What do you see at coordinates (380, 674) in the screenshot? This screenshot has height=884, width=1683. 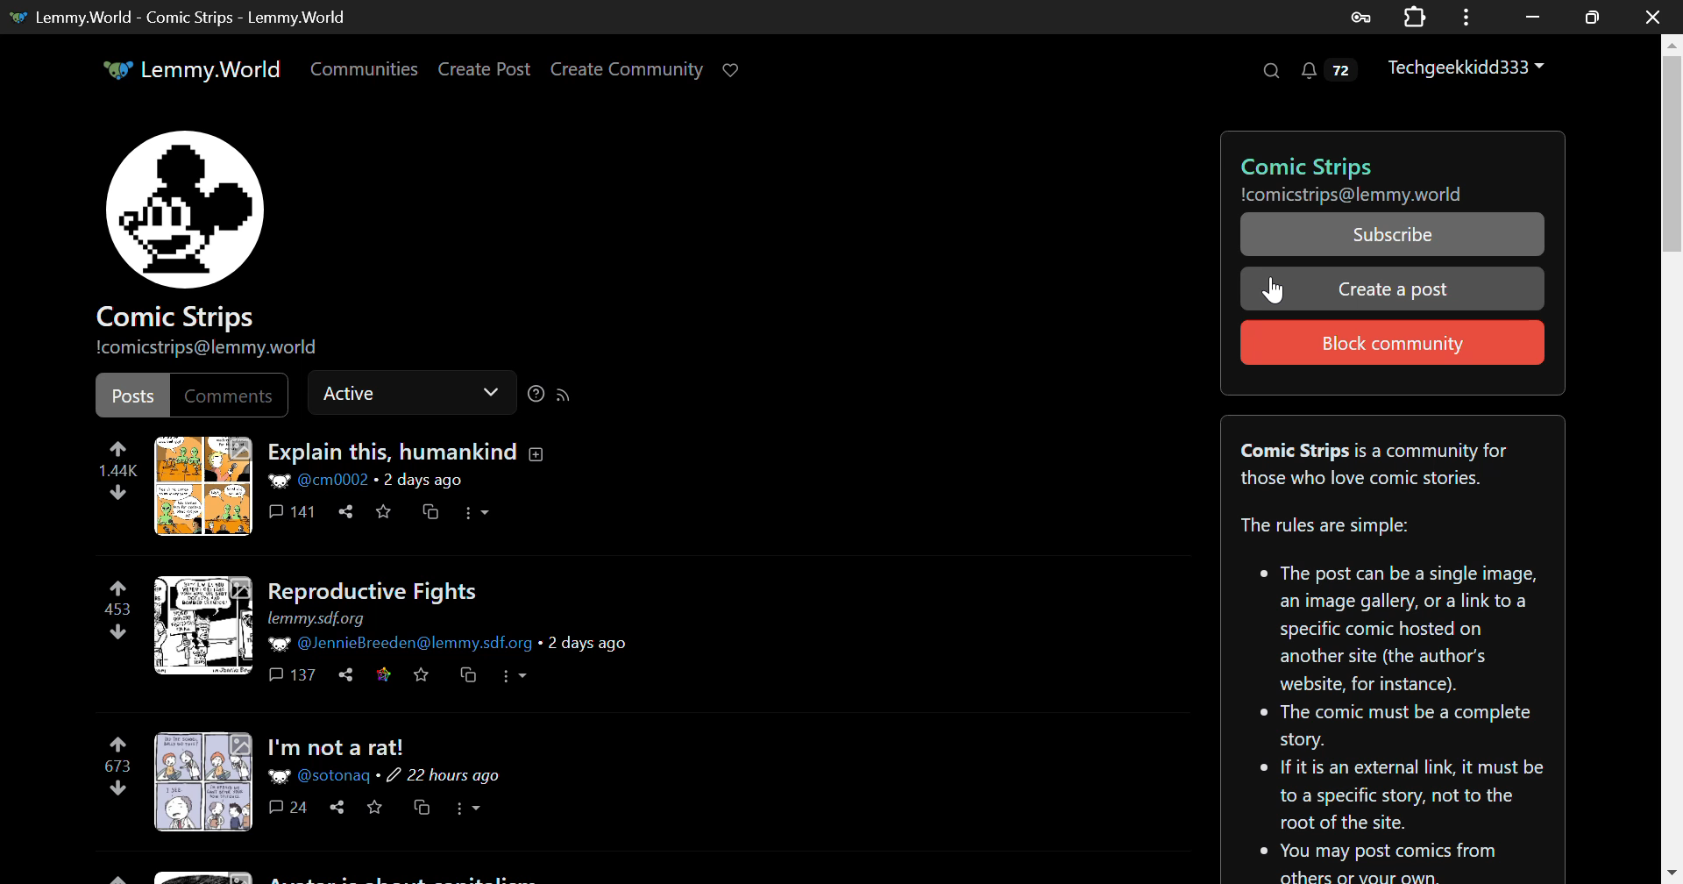 I see `Save Link` at bounding box center [380, 674].